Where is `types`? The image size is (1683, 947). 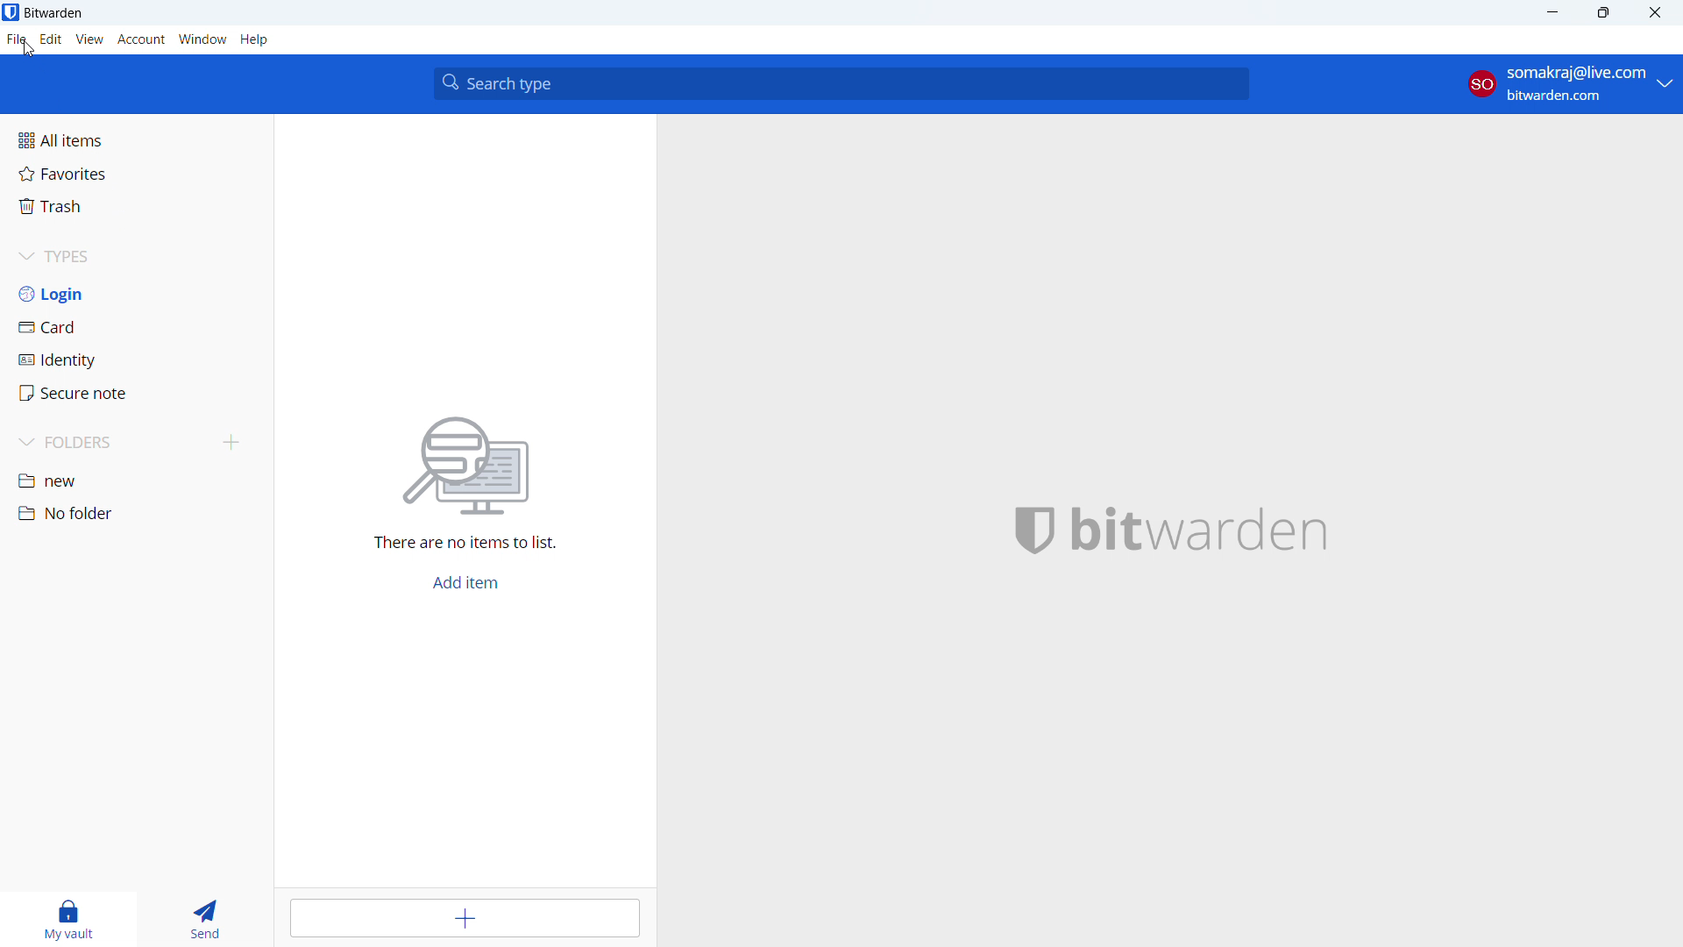 types is located at coordinates (136, 257).